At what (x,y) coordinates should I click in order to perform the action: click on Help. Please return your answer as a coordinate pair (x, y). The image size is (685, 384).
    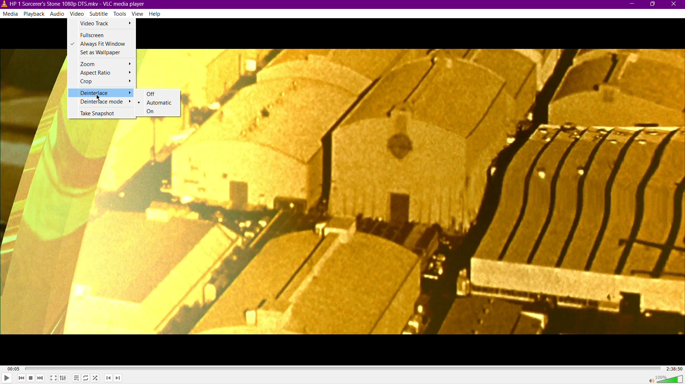
    Looking at the image, I should click on (155, 14).